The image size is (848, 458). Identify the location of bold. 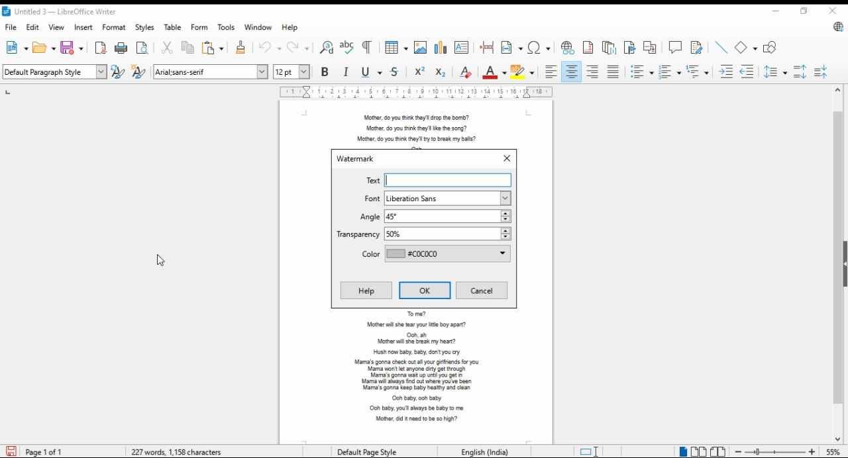
(327, 71).